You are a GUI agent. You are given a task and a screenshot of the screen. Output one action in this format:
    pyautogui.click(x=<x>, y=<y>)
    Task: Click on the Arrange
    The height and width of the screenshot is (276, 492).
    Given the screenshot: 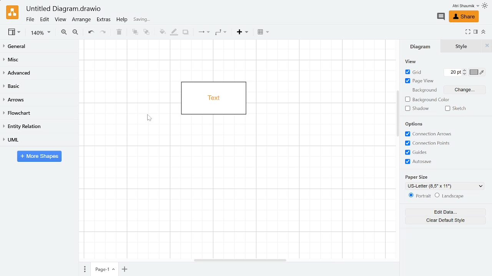 What is the action you would take?
    pyautogui.click(x=82, y=20)
    